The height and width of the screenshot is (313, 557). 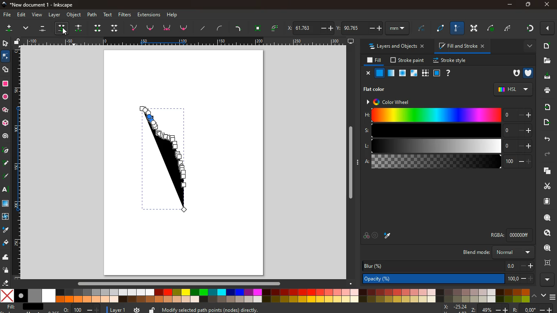 What do you see at coordinates (258, 27) in the screenshot?
I see `waure` at bounding box center [258, 27].